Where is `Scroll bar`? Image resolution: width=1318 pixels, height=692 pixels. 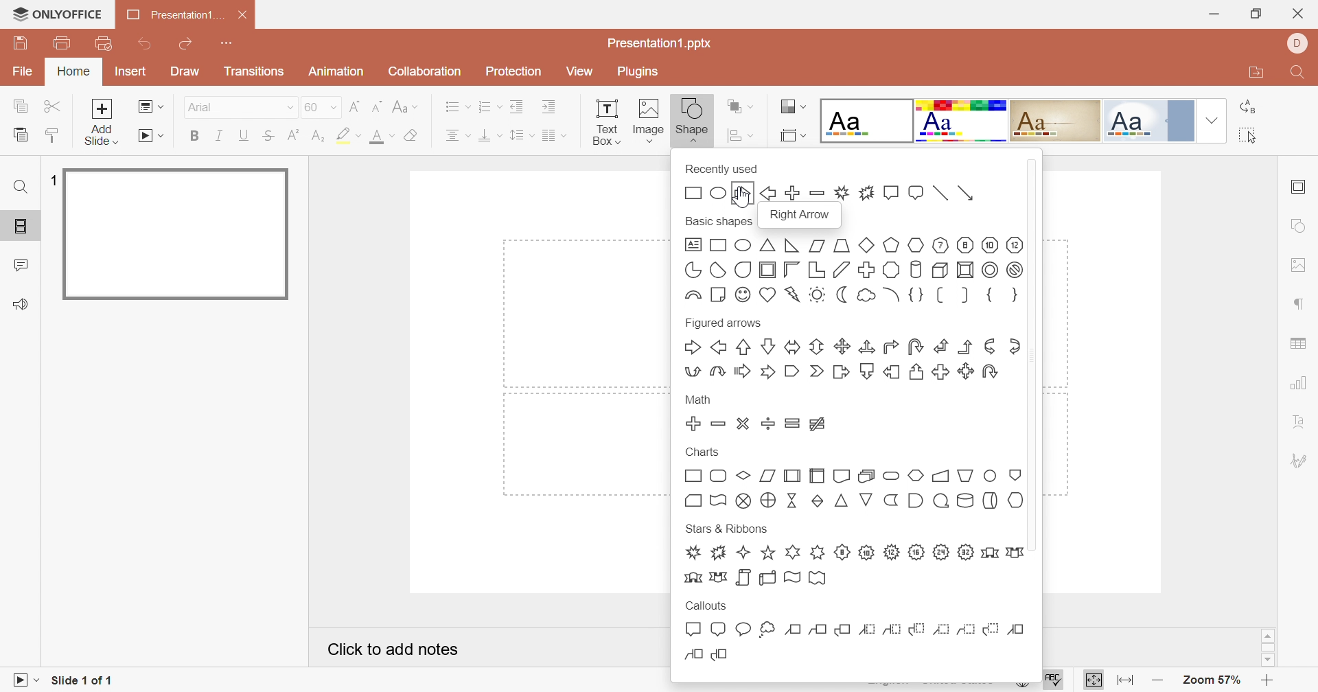
Scroll bar is located at coordinates (1268, 648).